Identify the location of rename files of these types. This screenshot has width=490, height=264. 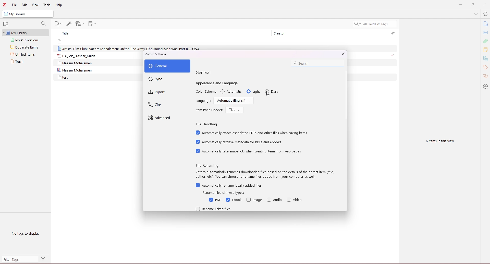
(226, 193).